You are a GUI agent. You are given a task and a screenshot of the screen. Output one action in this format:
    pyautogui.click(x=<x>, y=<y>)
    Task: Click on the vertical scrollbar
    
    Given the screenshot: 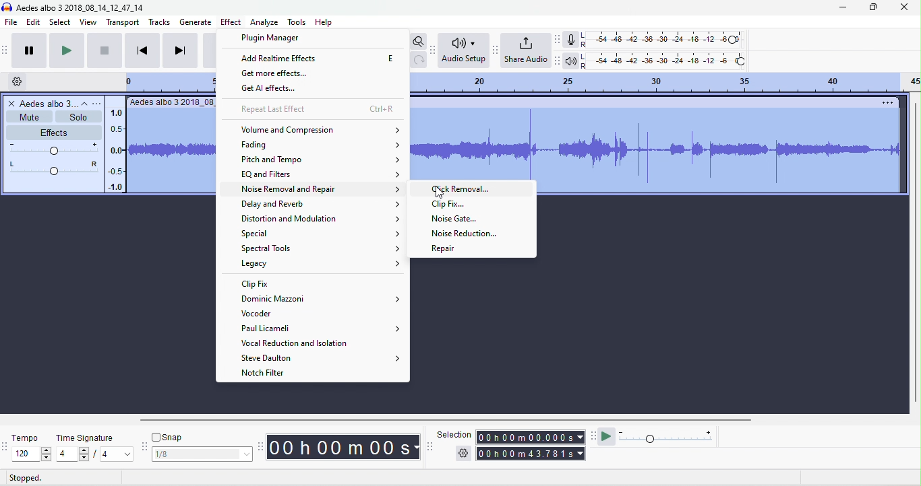 What is the action you would take?
    pyautogui.click(x=915, y=252)
    